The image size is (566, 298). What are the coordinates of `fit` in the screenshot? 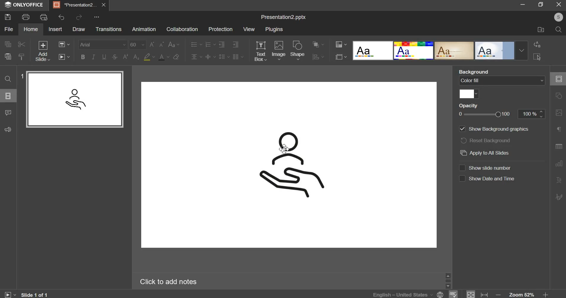 It's located at (477, 294).